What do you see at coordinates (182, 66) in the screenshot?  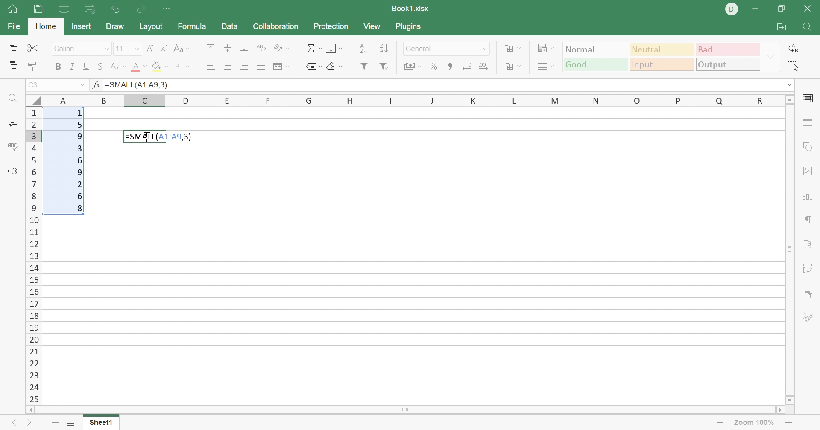 I see `Borders` at bounding box center [182, 66].